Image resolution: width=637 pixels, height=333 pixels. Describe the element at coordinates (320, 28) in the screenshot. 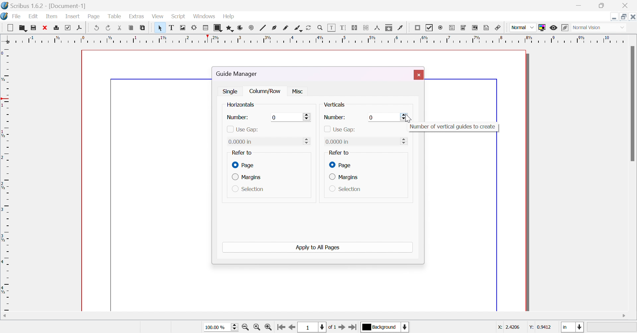

I see `zoom in / zoom out` at that location.